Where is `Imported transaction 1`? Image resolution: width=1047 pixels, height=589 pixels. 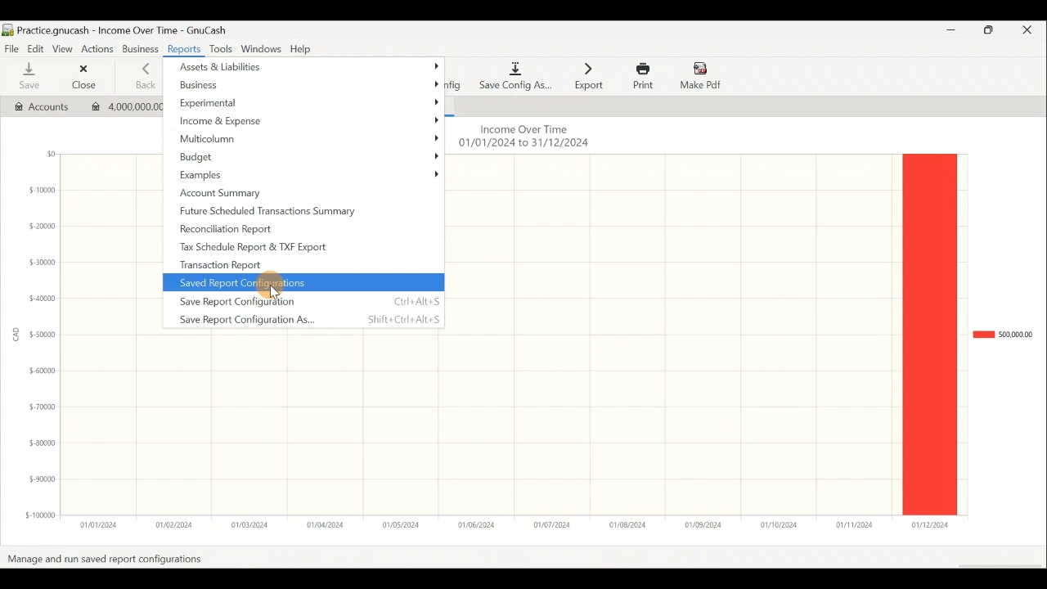
Imported transaction 1 is located at coordinates (126, 109).